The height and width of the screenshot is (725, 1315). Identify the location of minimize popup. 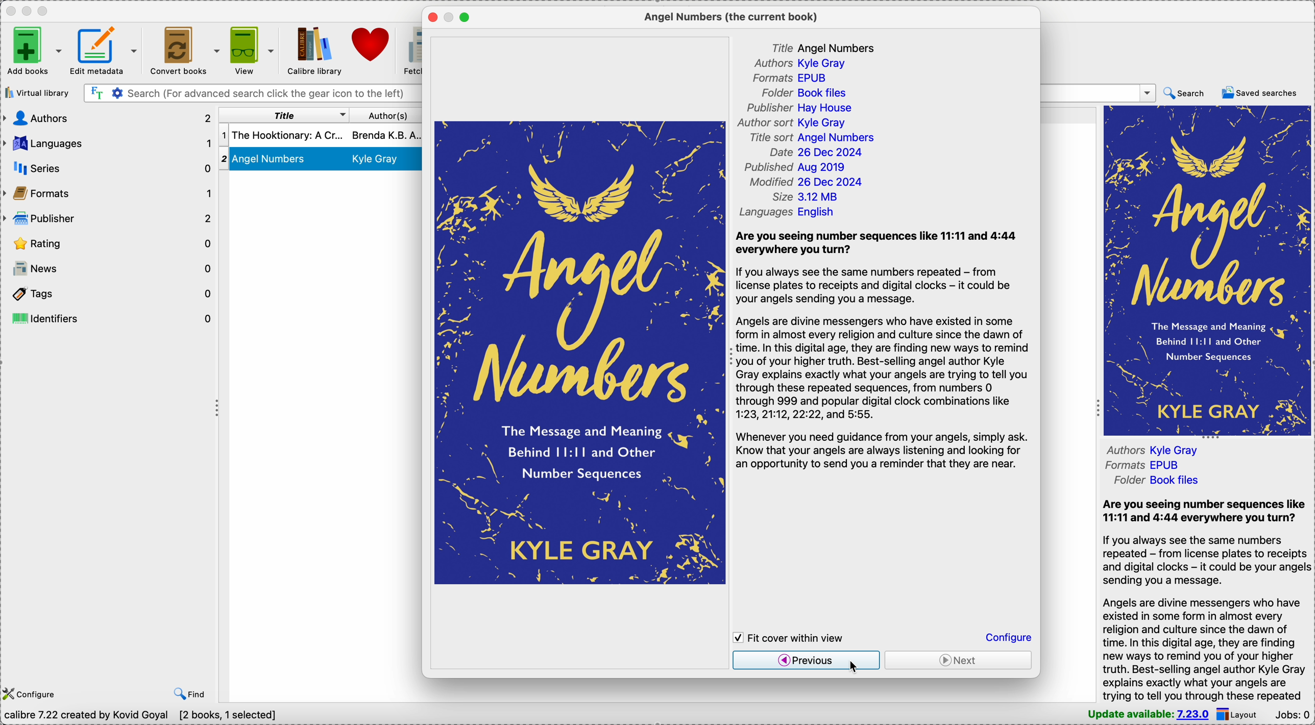
(450, 18).